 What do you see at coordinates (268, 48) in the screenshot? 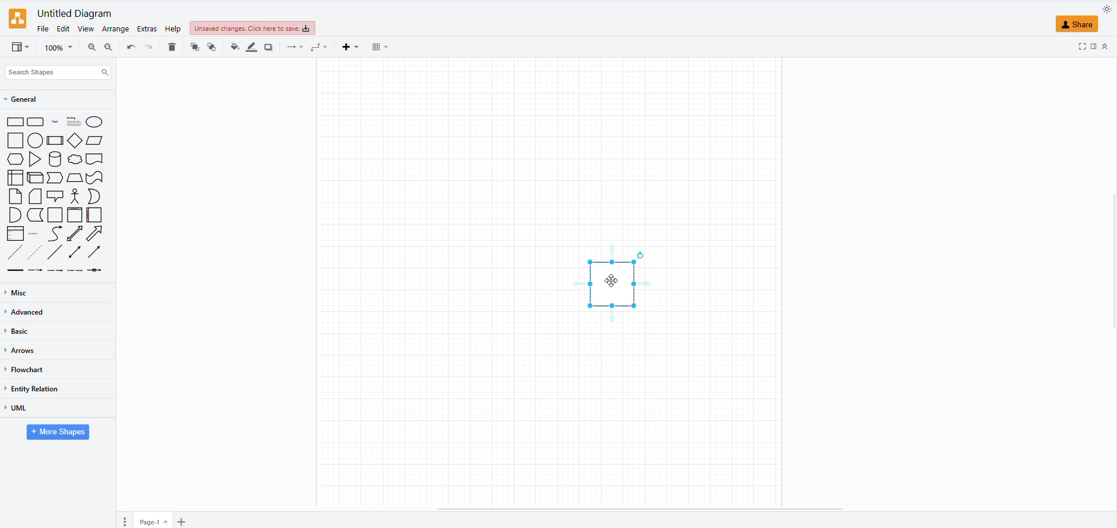
I see `shadow` at bounding box center [268, 48].